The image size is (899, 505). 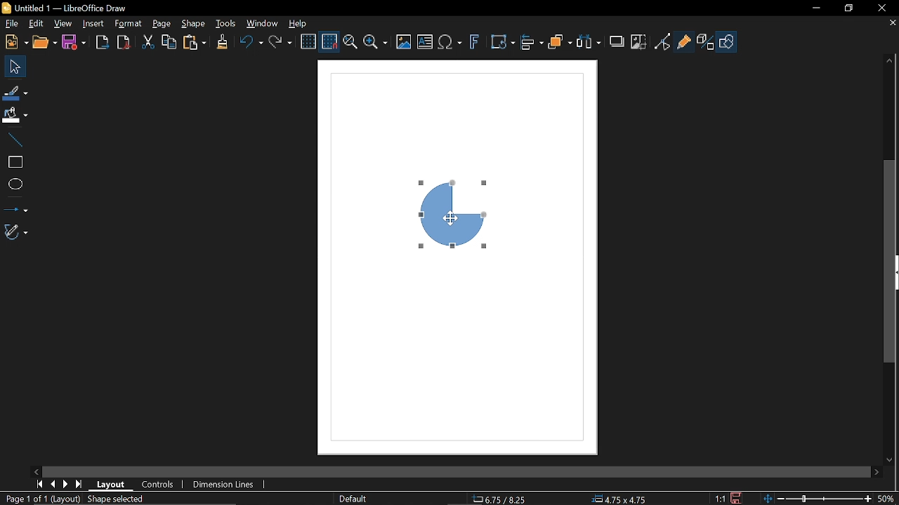 I want to click on Page 1 of 1 (Layout), so click(x=41, y=499).